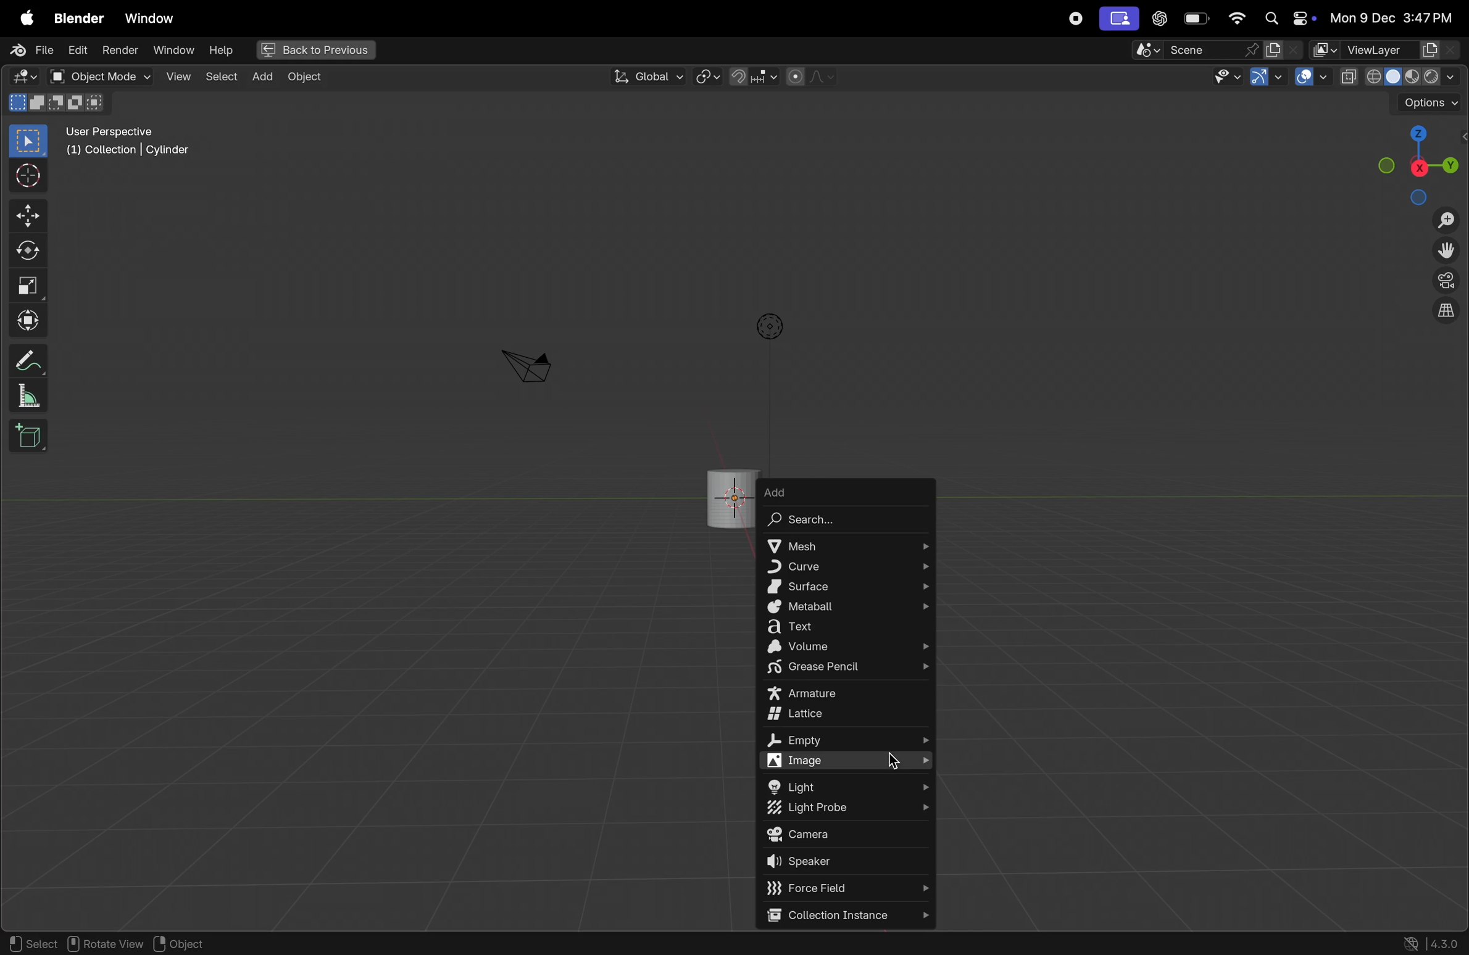 The height and width of the screenshot is (955, 1469). What do you see at coordinates (849, 715) in the screenshot?
I see `lattice` at bounding box center [849, 715].